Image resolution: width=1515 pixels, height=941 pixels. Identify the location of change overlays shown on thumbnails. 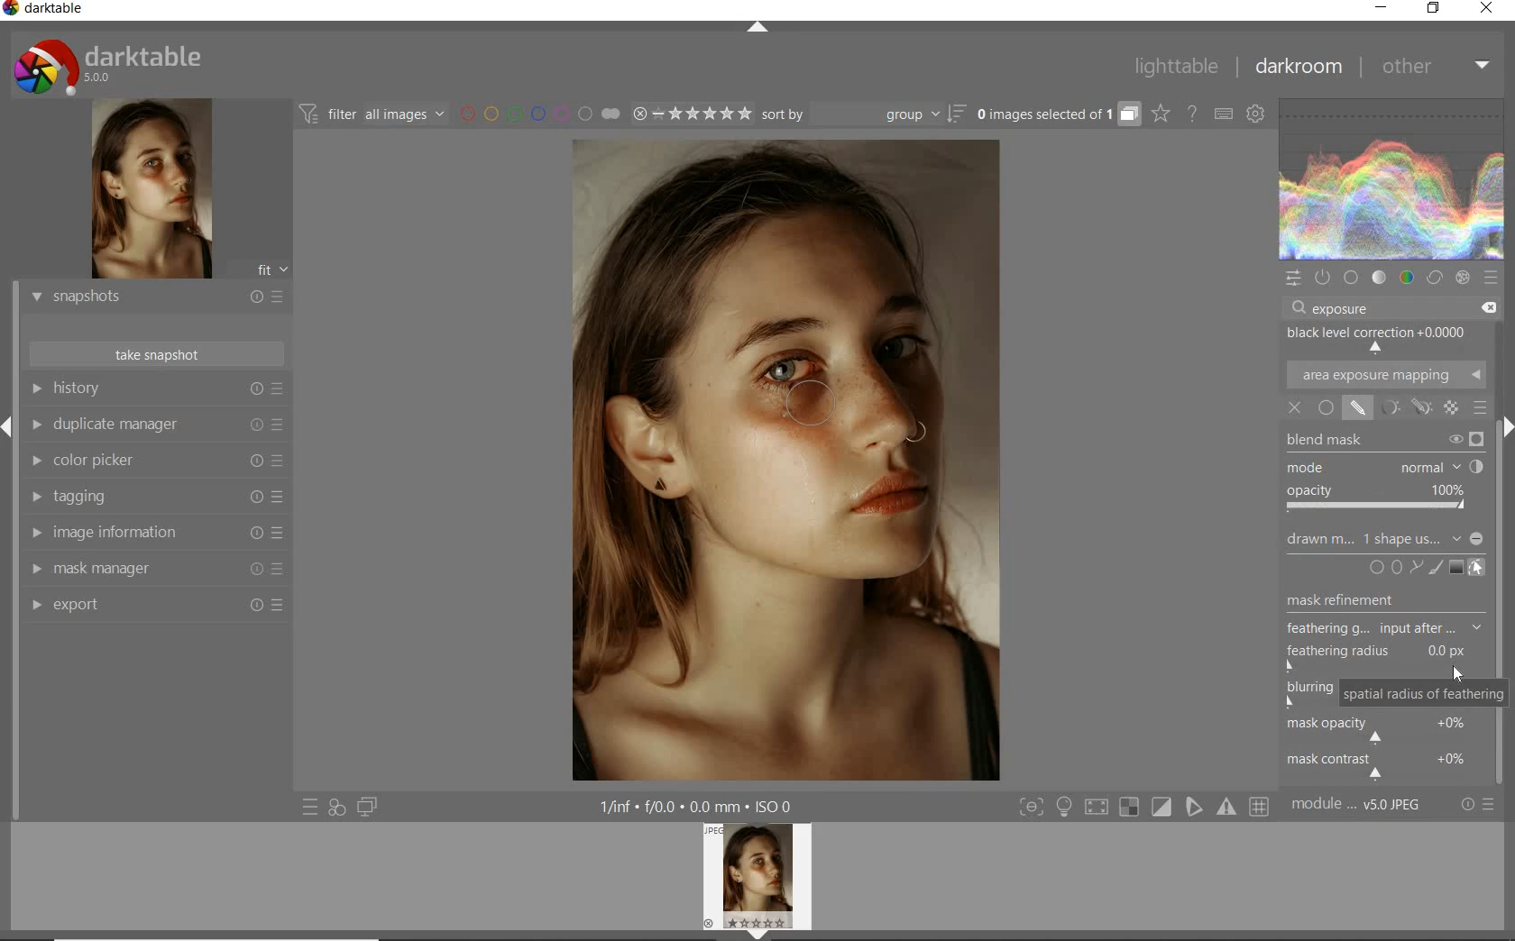
(1160, 115).